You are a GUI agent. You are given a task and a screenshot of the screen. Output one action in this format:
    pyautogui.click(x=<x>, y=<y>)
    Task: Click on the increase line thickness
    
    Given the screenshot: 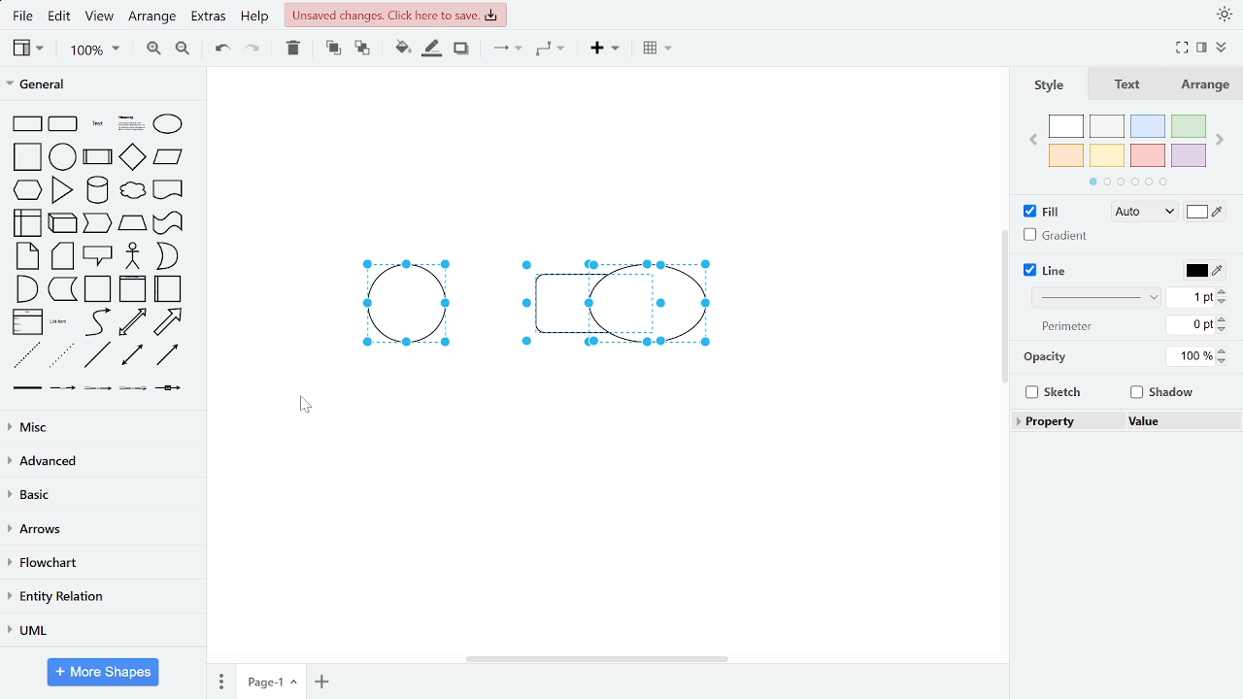 What is the action you would take?
    pyautogui.click(x=1225, y=290)
    